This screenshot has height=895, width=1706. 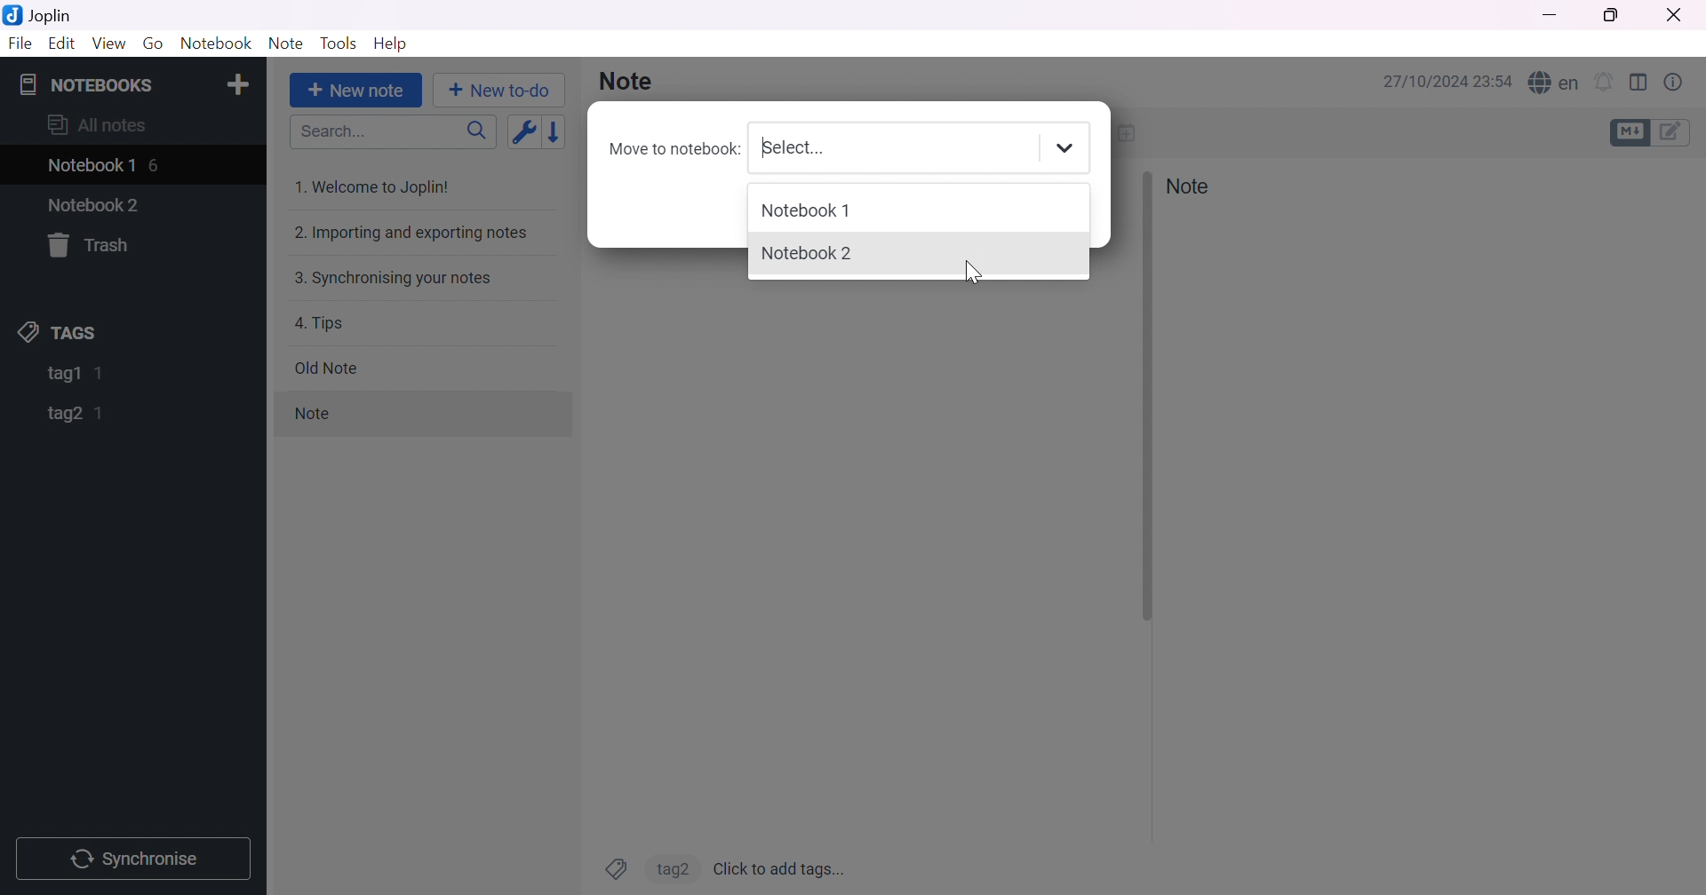 What do you see at coordinates (391, 45) in the screenshot?
I see `Help` at bounding box center [391, 45].